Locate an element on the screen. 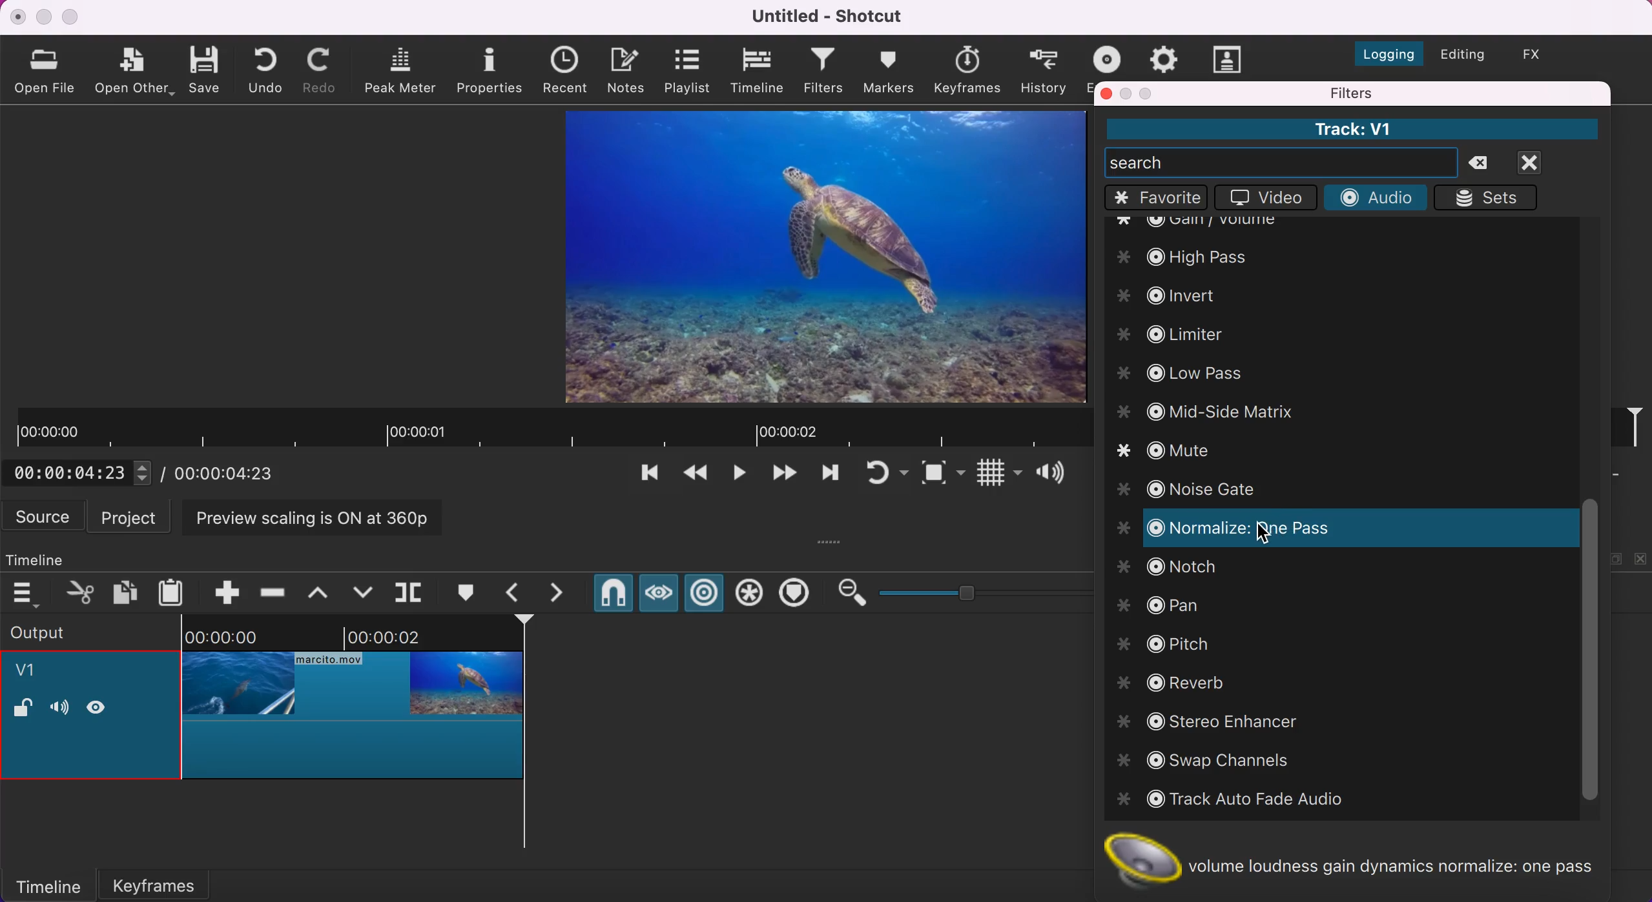  Untitled - Shotcut is located at coordinates (831, 16).